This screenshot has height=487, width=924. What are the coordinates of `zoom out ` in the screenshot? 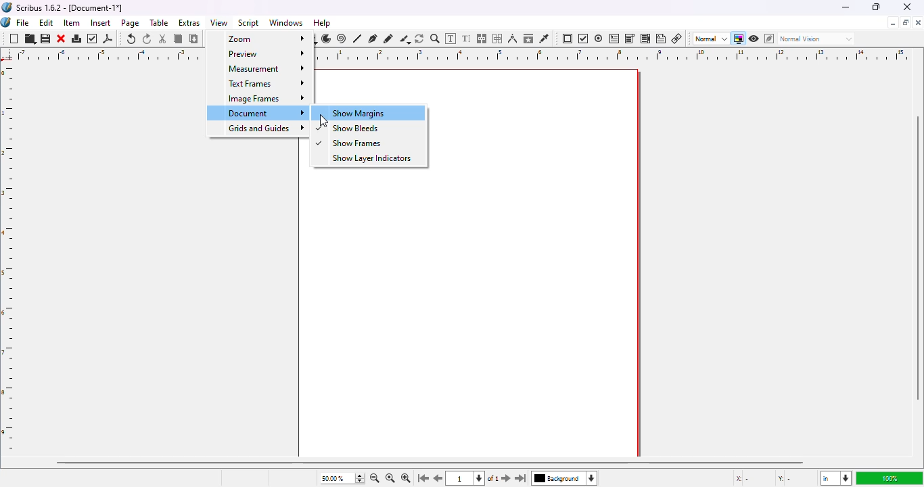 It's located at (374, 478).